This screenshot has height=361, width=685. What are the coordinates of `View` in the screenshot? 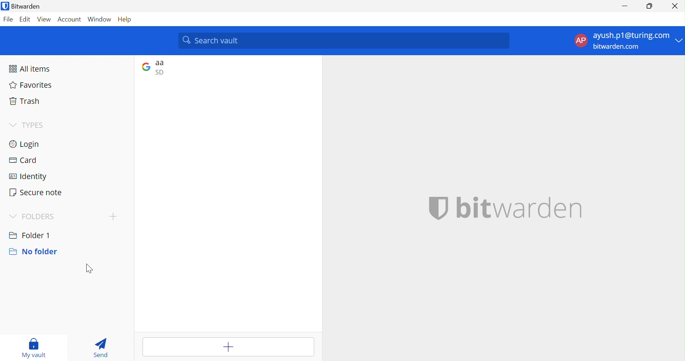 It's located at (44, 19).